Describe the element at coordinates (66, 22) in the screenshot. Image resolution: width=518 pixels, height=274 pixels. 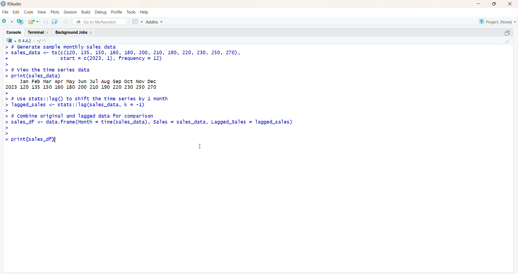
I see `print the current file` at that location.